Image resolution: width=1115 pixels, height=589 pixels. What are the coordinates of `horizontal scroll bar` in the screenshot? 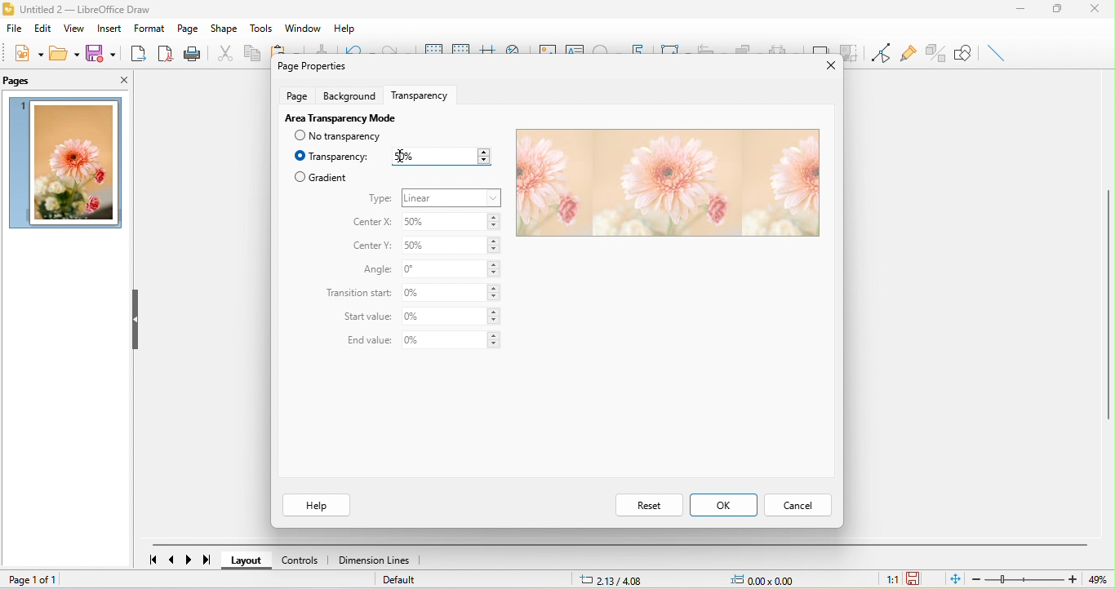 It's located at (620, 545).